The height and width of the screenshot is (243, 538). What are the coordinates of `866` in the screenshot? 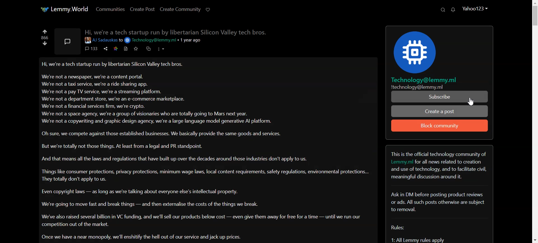 It's located at (44, 38).